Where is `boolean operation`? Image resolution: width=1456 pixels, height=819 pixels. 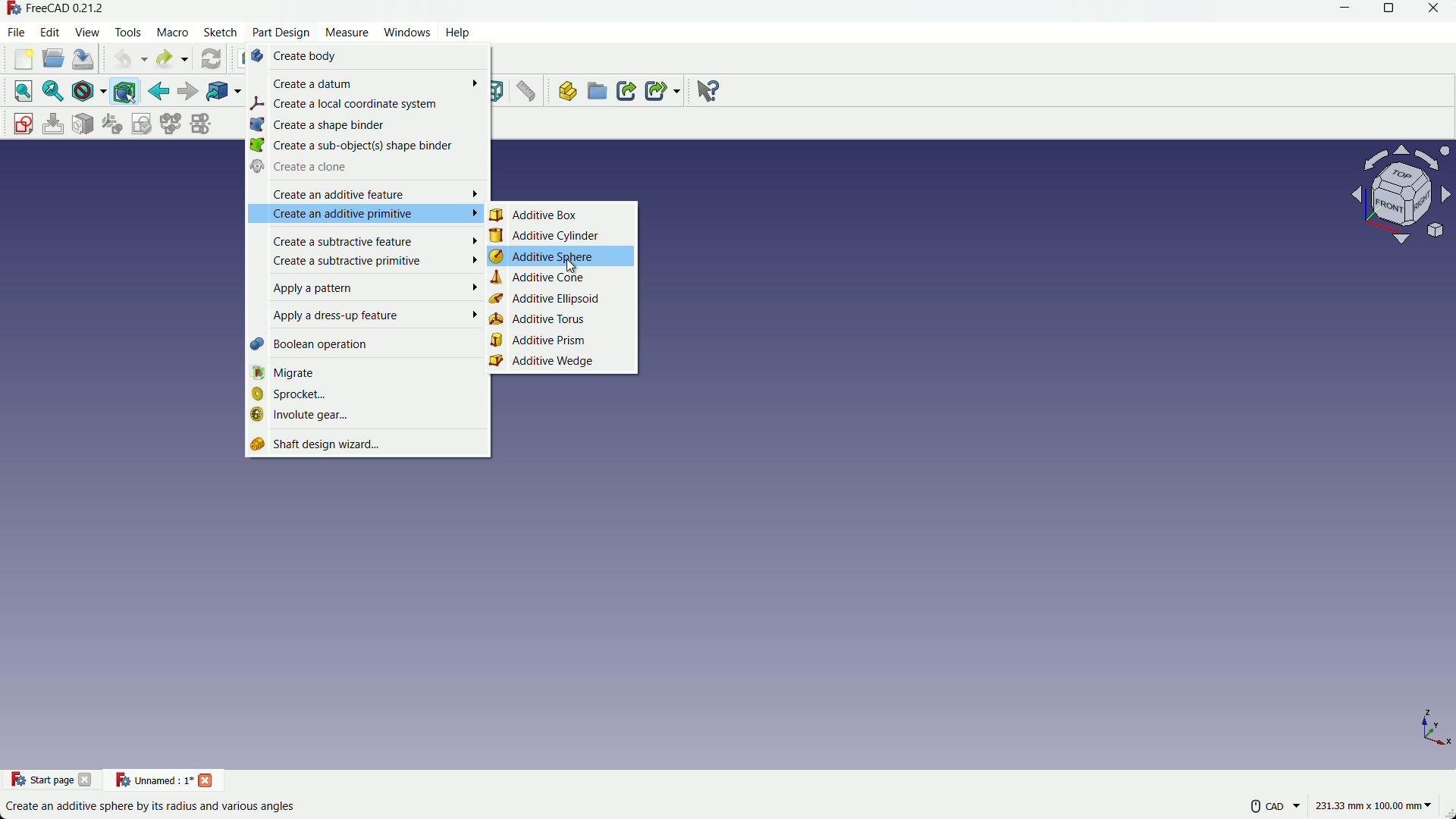 boolean operation is located at coordinates (368, 347).